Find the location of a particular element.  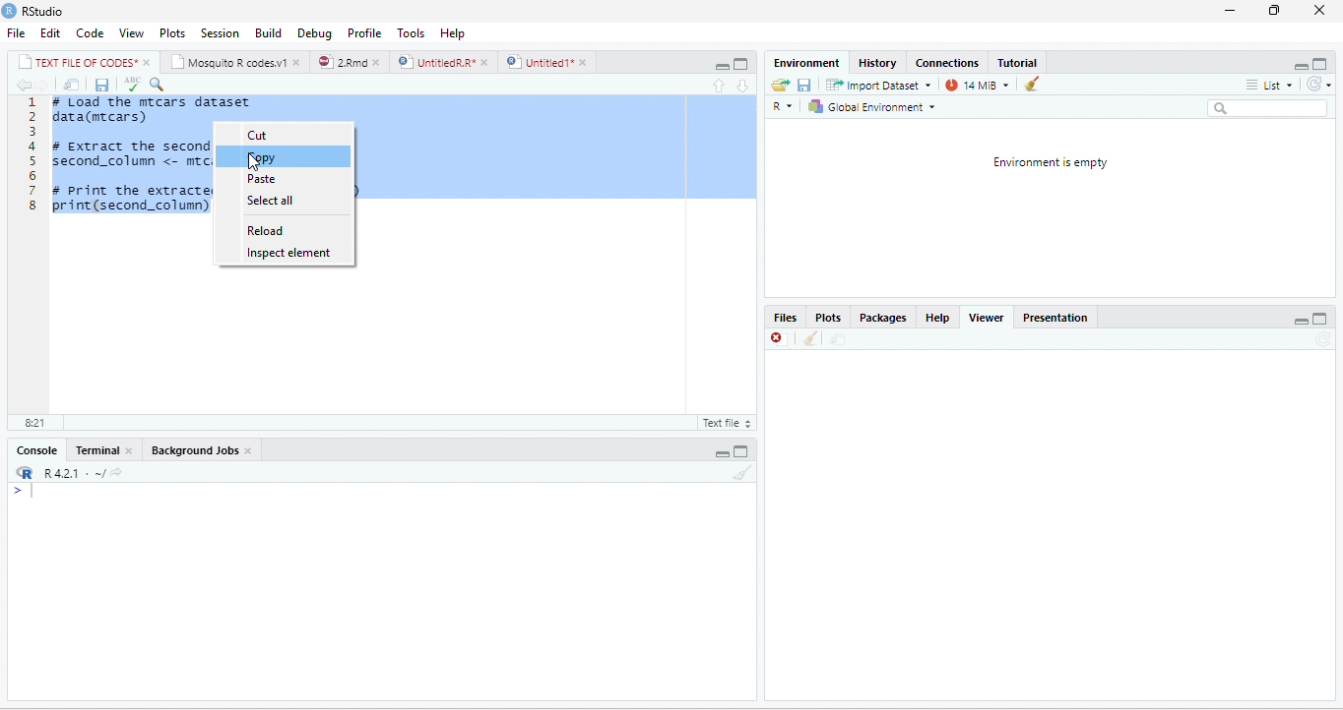

‘Background Jobs is located at coordinates (192, 449).